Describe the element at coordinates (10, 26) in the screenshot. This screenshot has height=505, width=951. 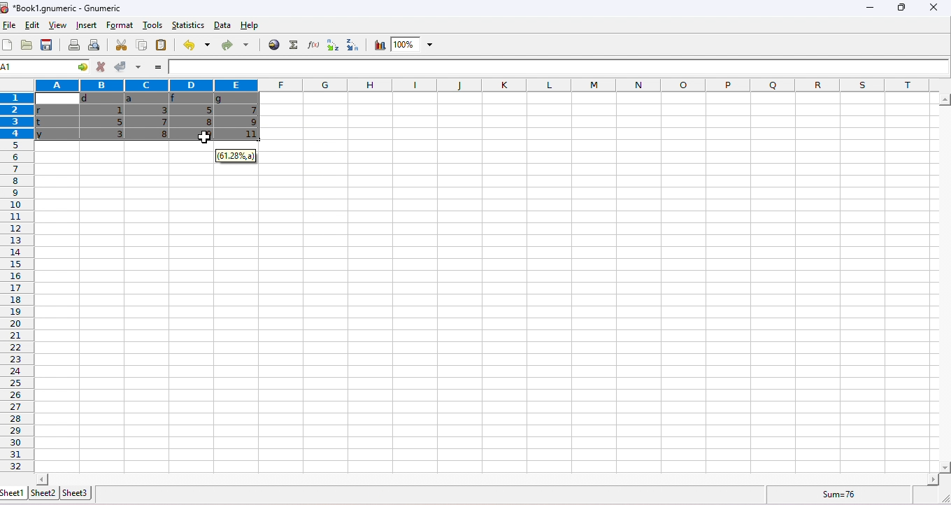
I see `file` at that location.